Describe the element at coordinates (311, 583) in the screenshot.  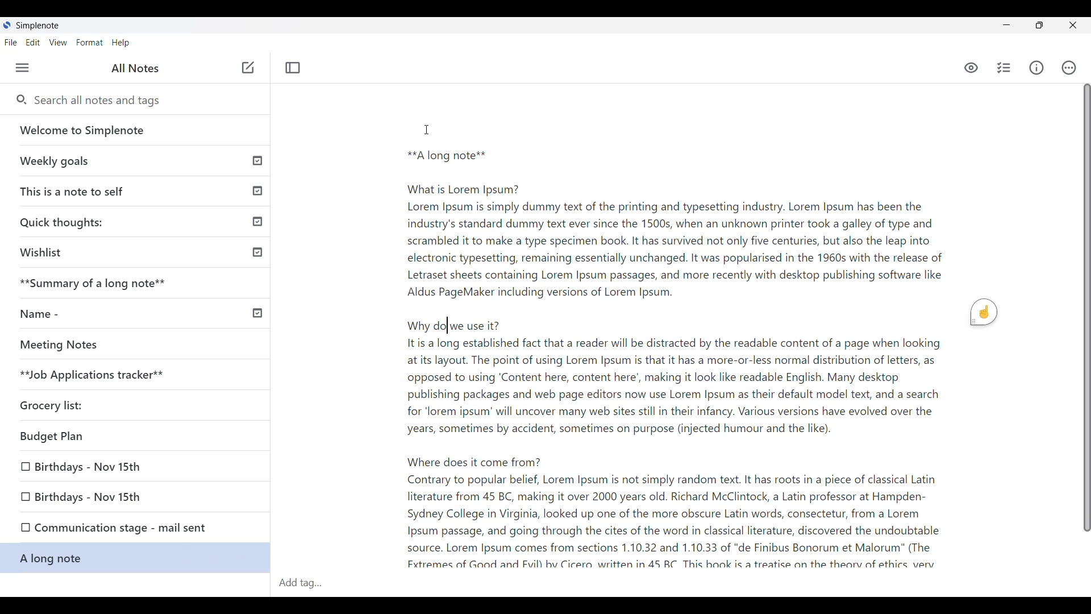
I see `Add tag` at that location.